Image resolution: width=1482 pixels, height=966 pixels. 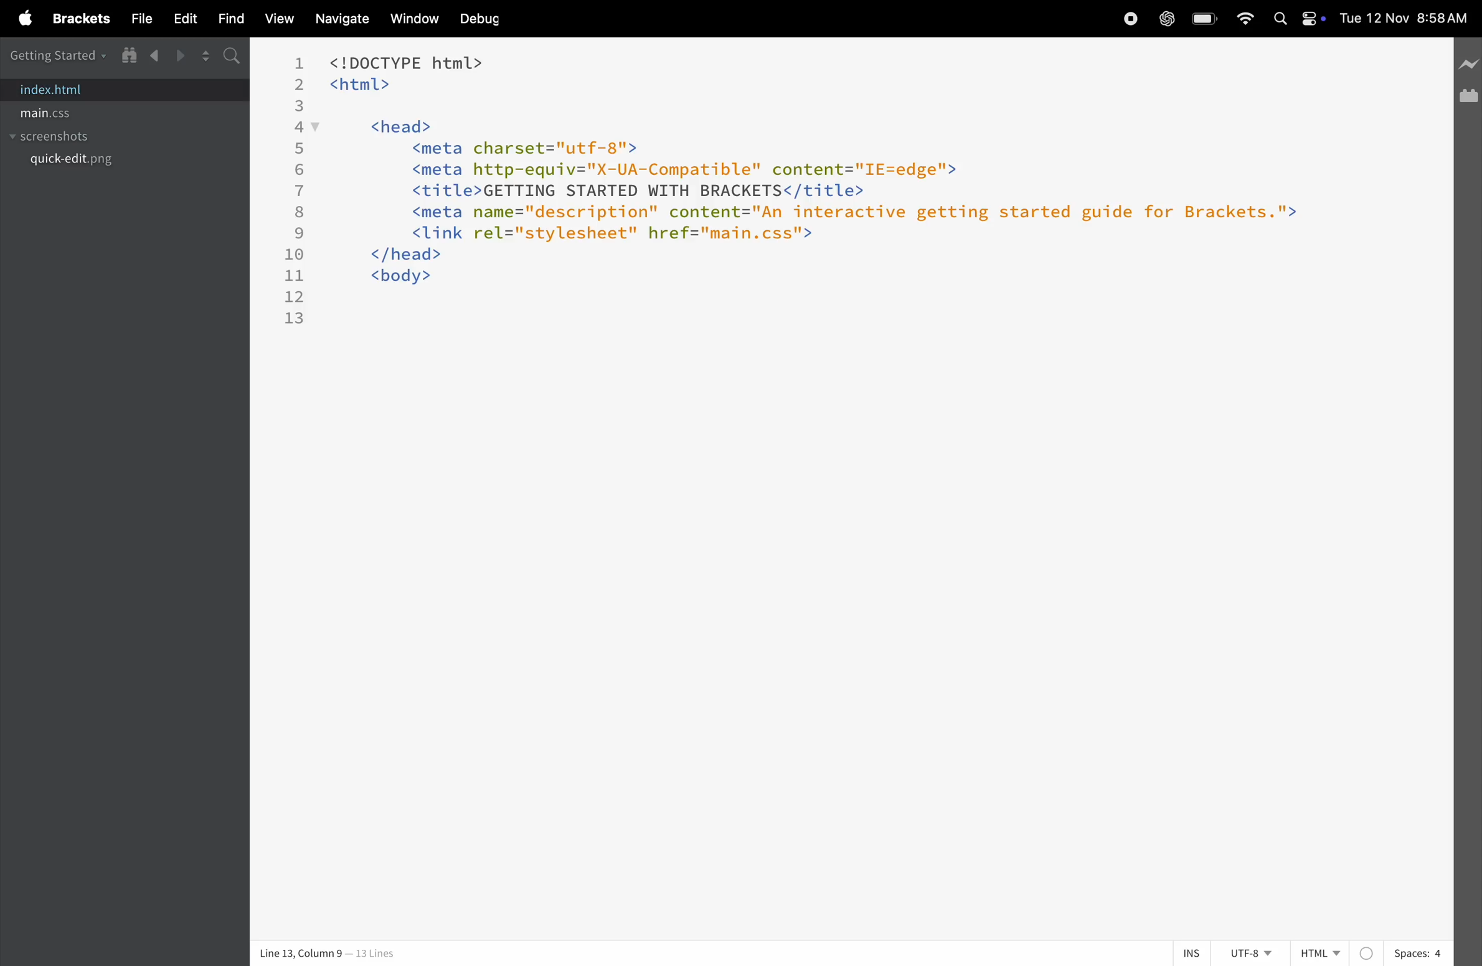 What do you see at coordinates (1191, 953) in the screenshot?
I see `ins` at bounding box center [1191, 953].